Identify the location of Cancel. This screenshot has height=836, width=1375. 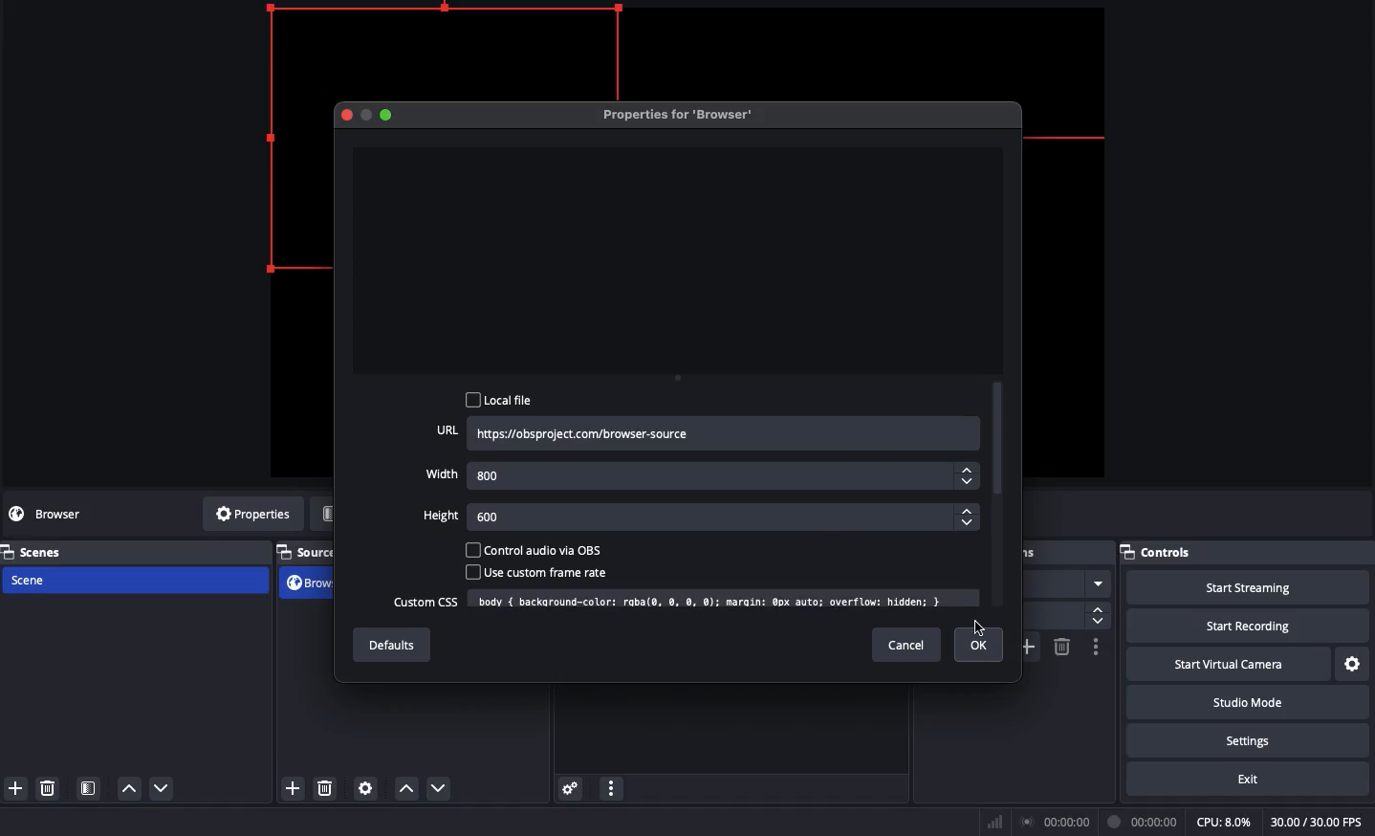
(906, 645).